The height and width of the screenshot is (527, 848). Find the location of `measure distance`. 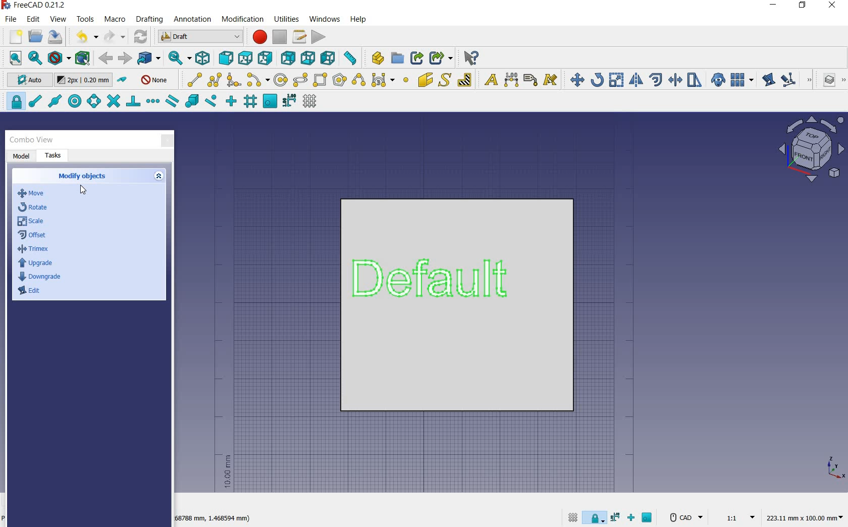

measure distance is located at coordinates (351, 58).